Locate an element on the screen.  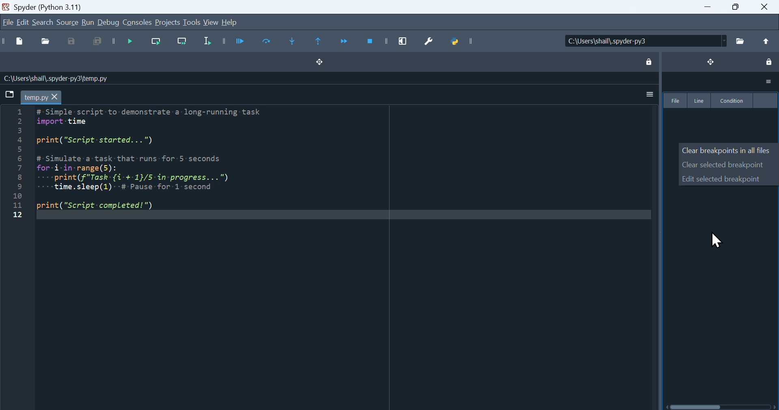
Name of the file is located at coordinates (112, 78).